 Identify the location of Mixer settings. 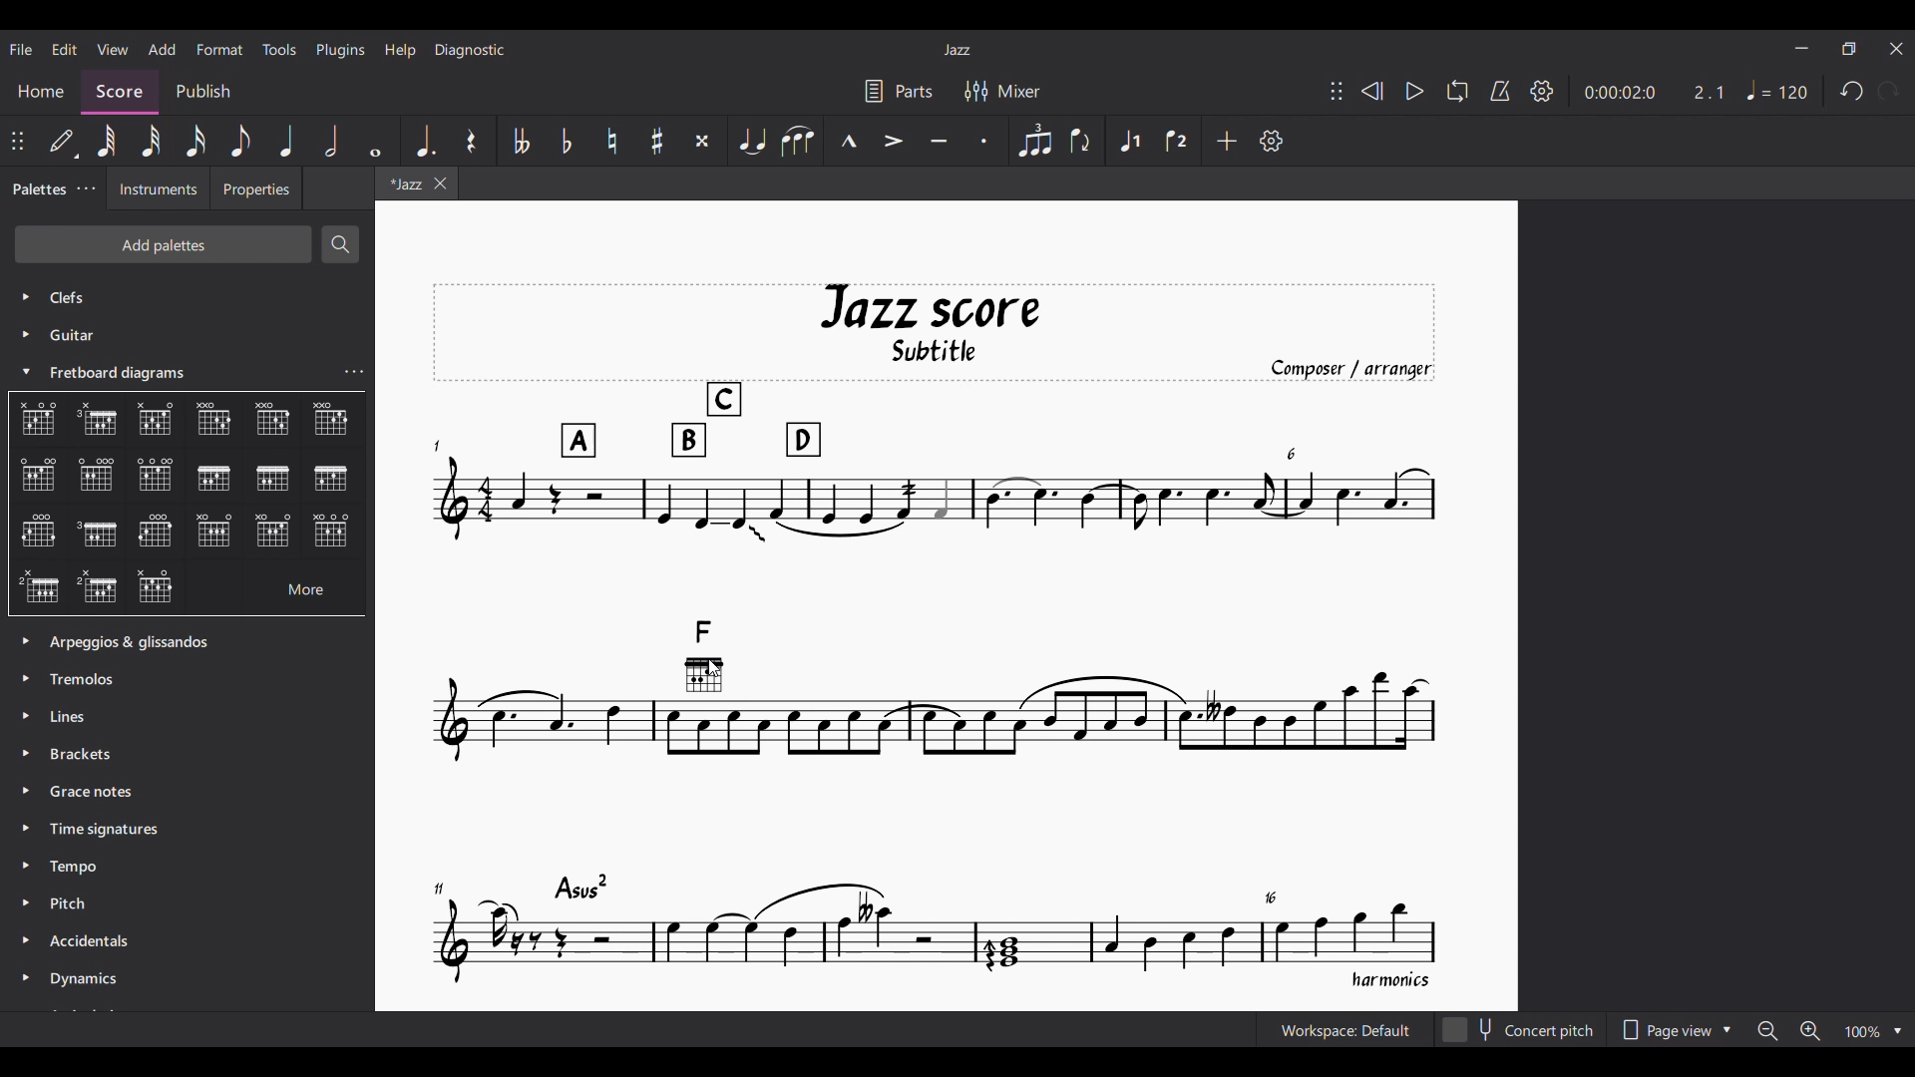
(1002, 91).